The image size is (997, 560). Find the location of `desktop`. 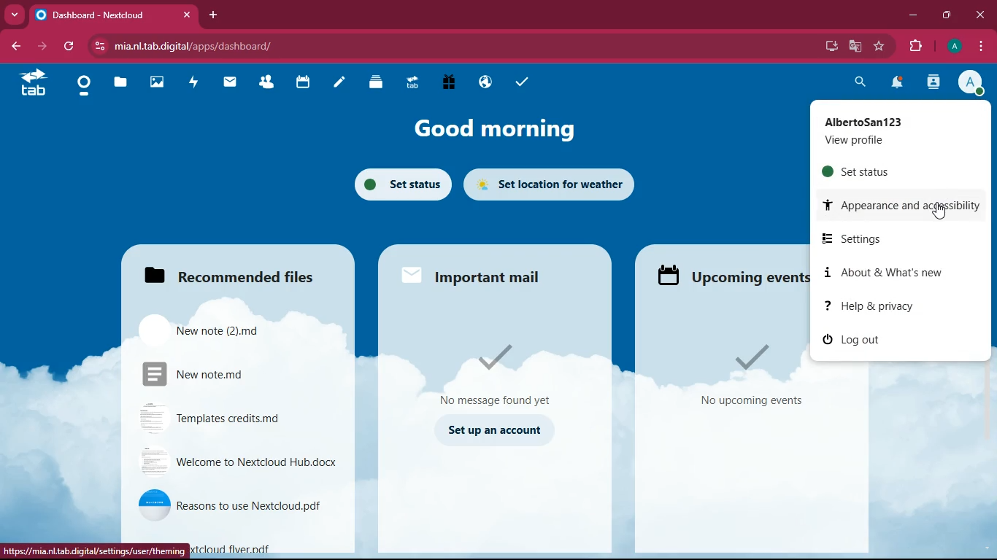

desktop is located at coordinates (828, 47).